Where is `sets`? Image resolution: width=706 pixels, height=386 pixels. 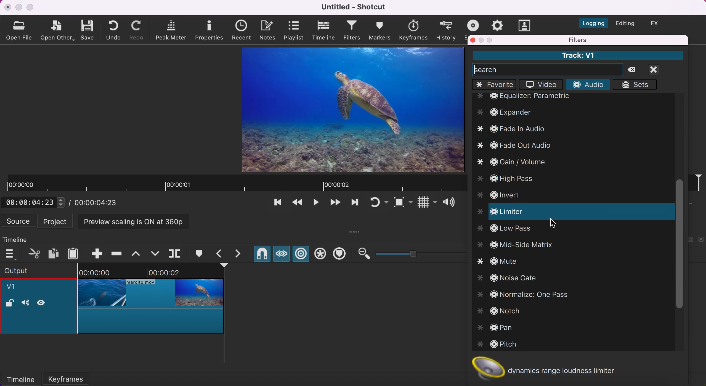
sets is located at coordinates (637, 84).